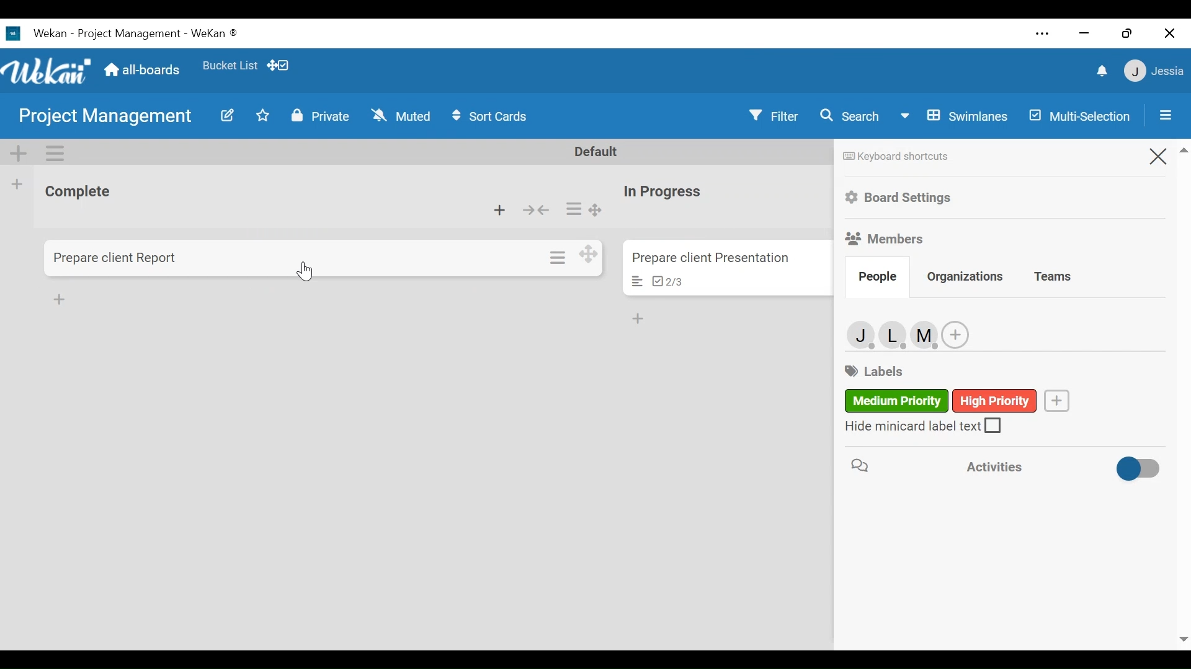  I want to click on Show desktop drag handles, so click(282, 66).